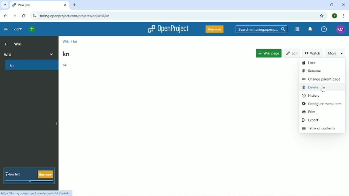  I want to click on ok, so click(65, 65).